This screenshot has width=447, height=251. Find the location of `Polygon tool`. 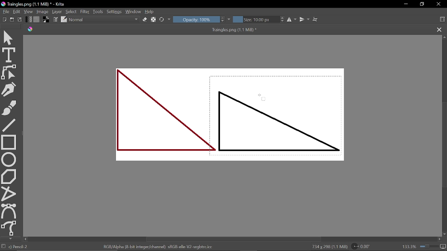

Polygon tool is located at coordinates (10, 176).